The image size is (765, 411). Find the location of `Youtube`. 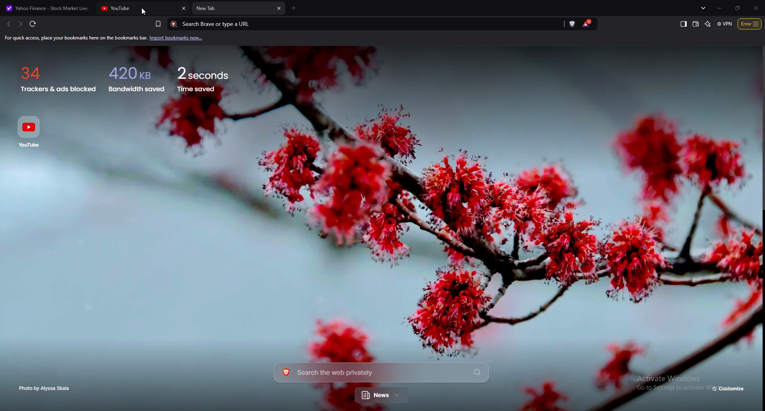

Youtube is located at coordinates (31, 131).